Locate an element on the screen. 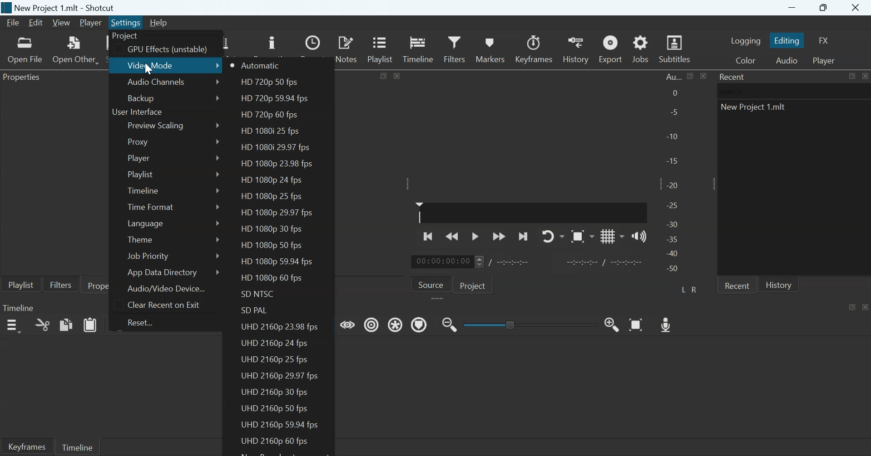 This screenshot has height=456, width=871. Language is located at coordinates (146, 223).